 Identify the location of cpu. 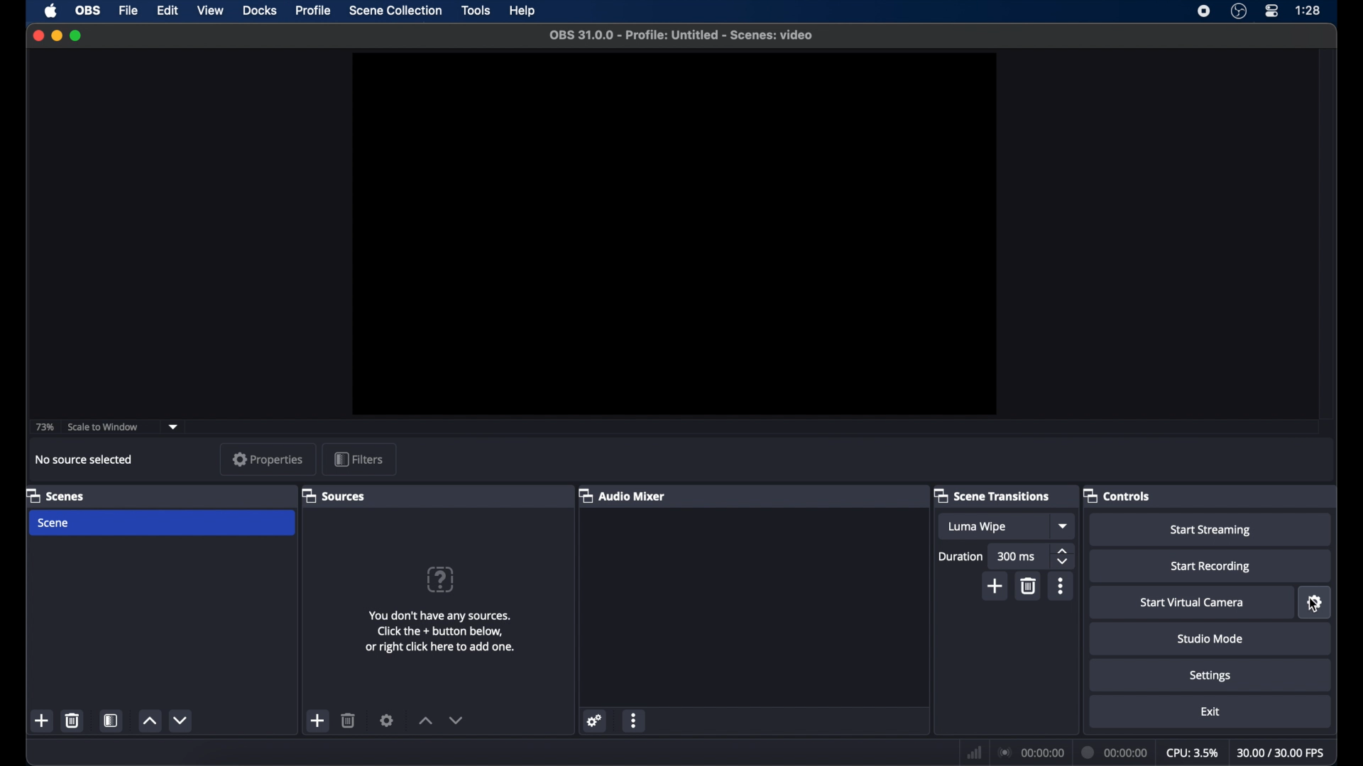
(1191, 753).